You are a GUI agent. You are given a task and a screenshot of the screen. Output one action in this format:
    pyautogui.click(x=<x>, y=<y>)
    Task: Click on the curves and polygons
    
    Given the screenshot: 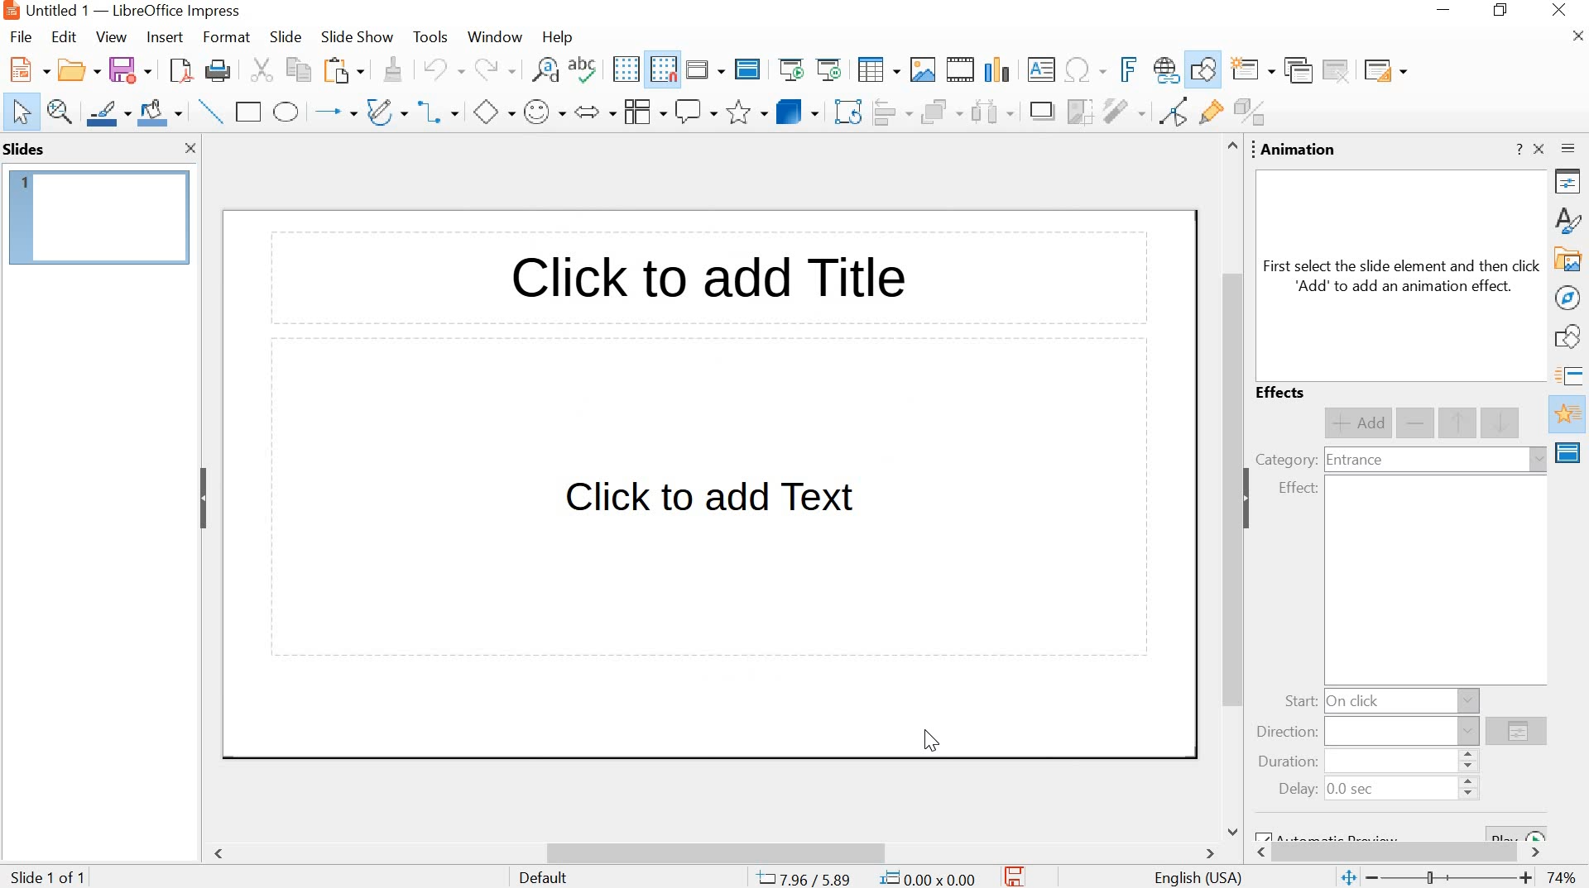 What is the action you would take?
    pyautogui.click(x=386, y=111)
    